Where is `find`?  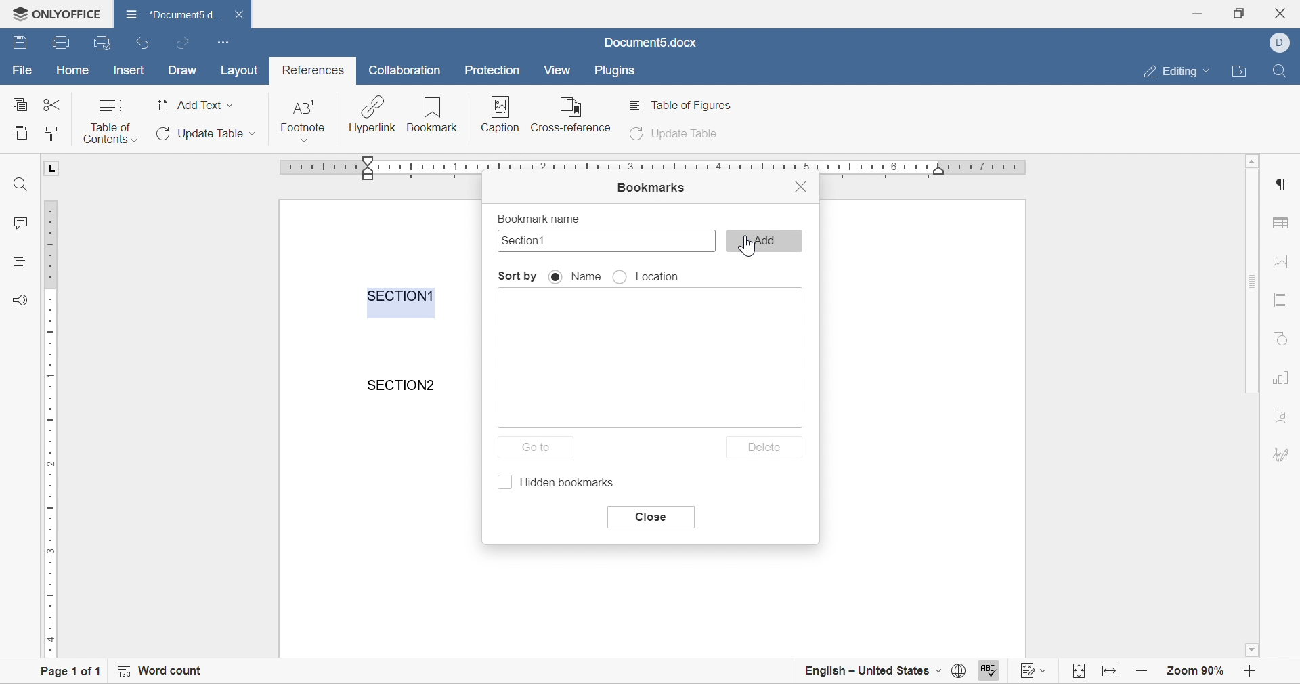
find is located at coordinates (21, 184).